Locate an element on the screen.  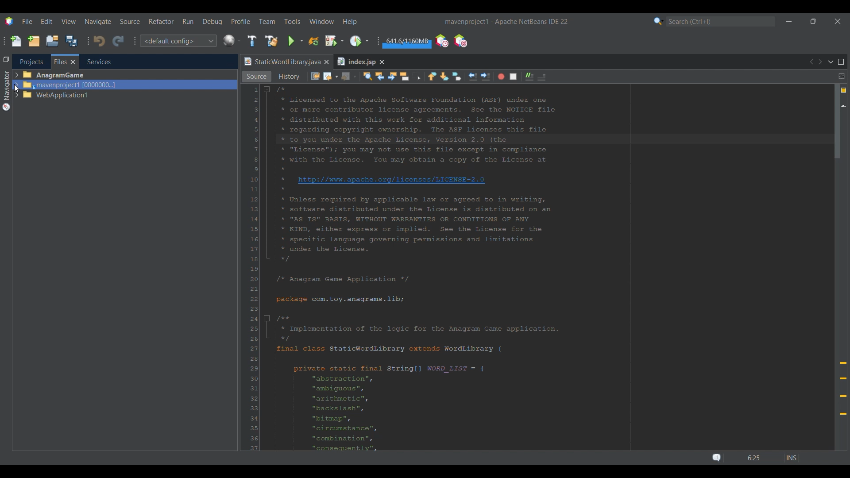
Debug main project is located at coordinates (334, 41).